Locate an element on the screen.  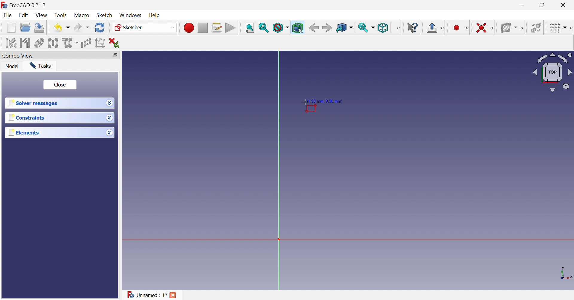
Restore down is located at coordinates (544, 5).